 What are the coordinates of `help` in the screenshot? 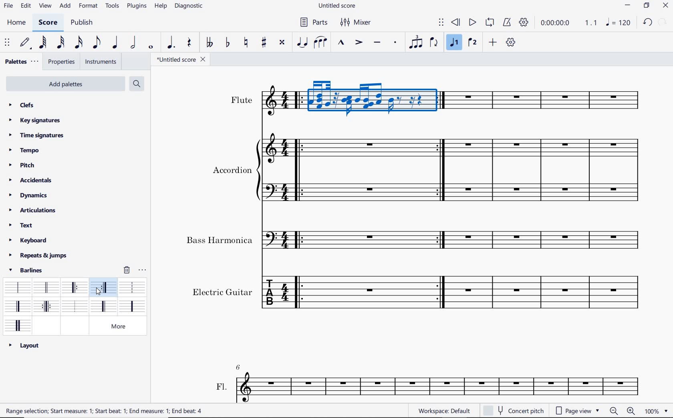 It's located at (160, 6).